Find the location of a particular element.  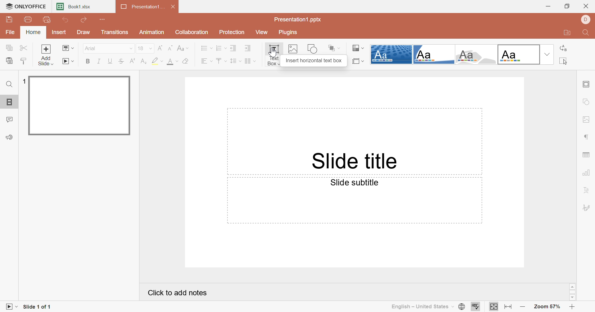

Text art settings is located at coordinates (587, 191).